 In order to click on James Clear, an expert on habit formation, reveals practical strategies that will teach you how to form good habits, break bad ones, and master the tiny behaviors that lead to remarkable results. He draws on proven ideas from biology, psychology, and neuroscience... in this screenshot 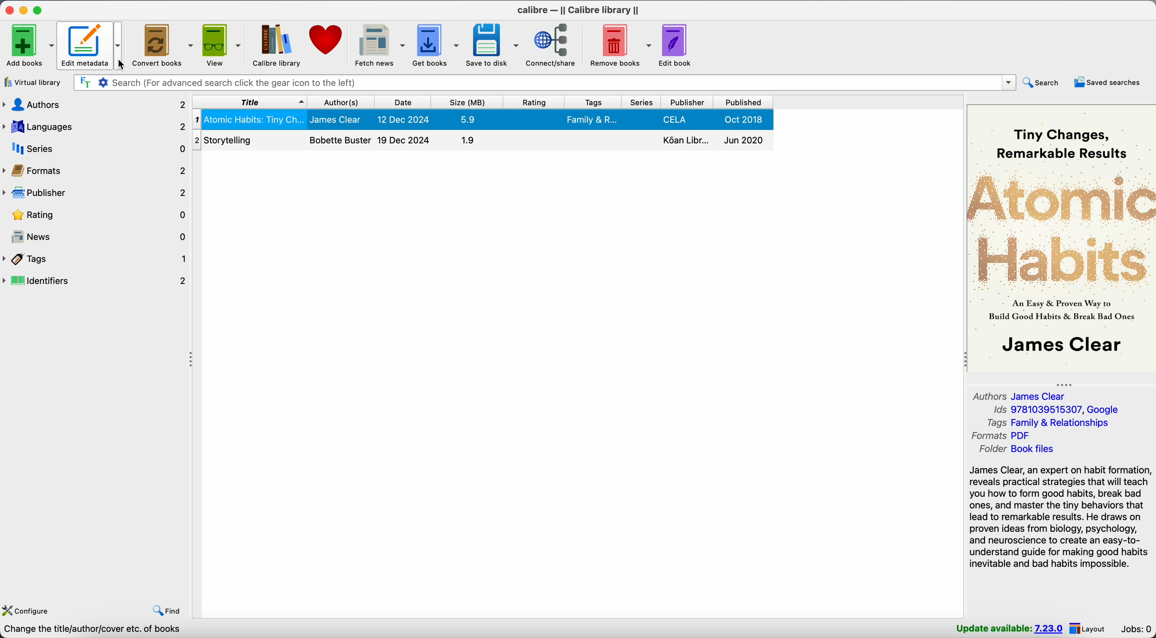, I will do `click(1060, 518)`.